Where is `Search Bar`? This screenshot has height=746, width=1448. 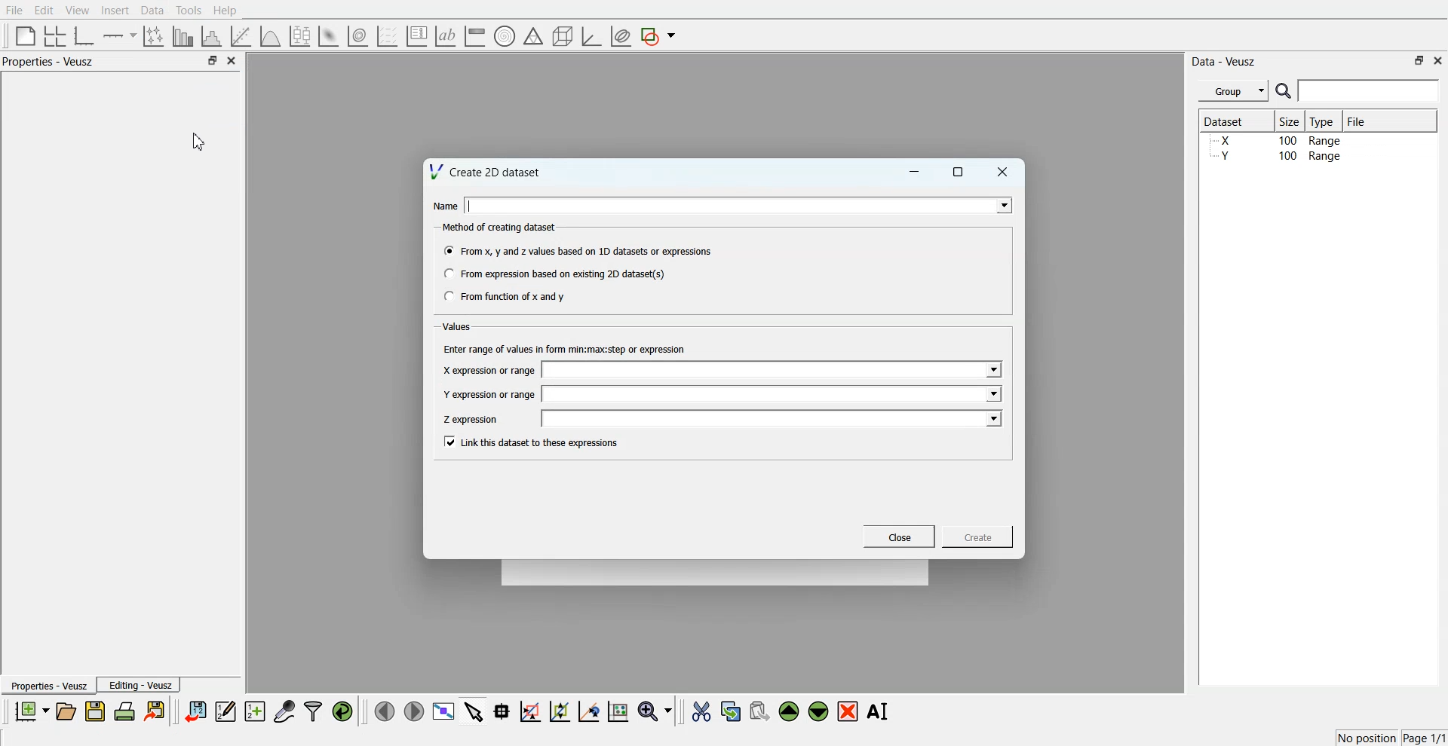 Search Bar is located at coordinates (1358, 90).